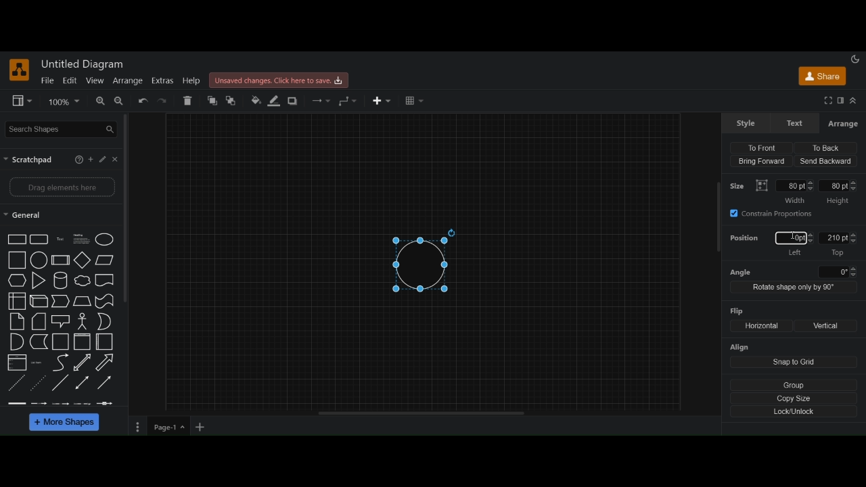  Describe the element at coordinates (39, 239) in the screenshot. I see `rectangle` at that location.